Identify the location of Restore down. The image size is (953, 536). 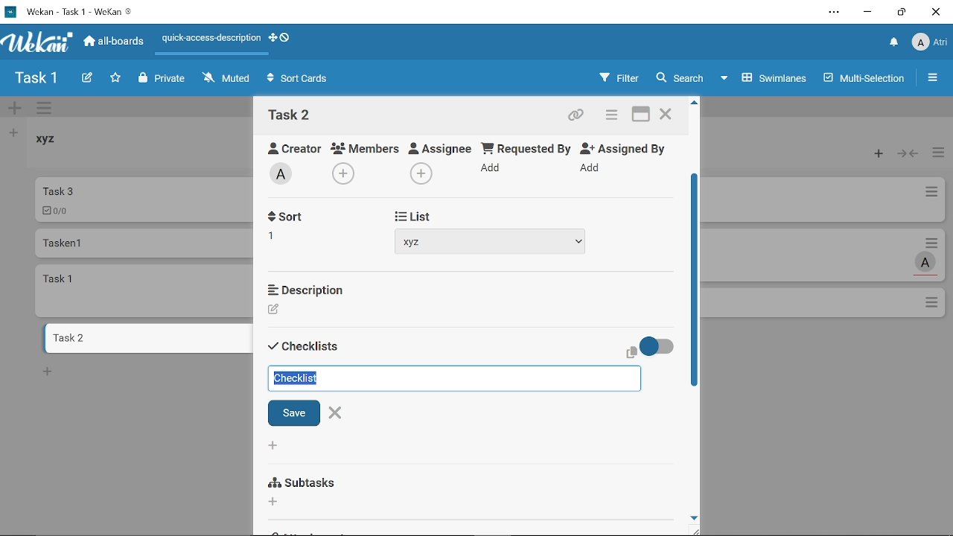
(902, 12).